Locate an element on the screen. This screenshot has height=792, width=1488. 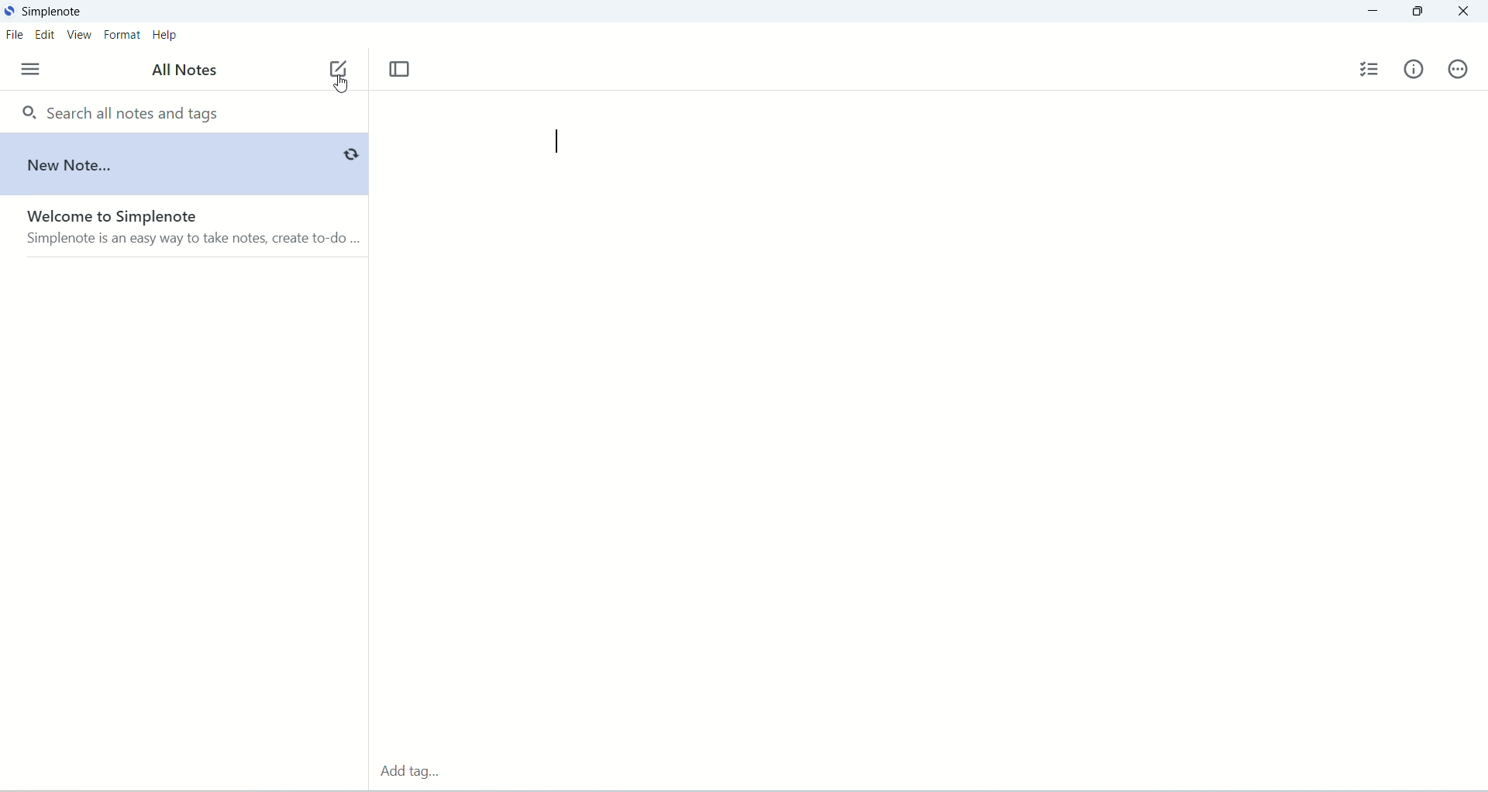
maximize is located at coordinates (1420, 14).